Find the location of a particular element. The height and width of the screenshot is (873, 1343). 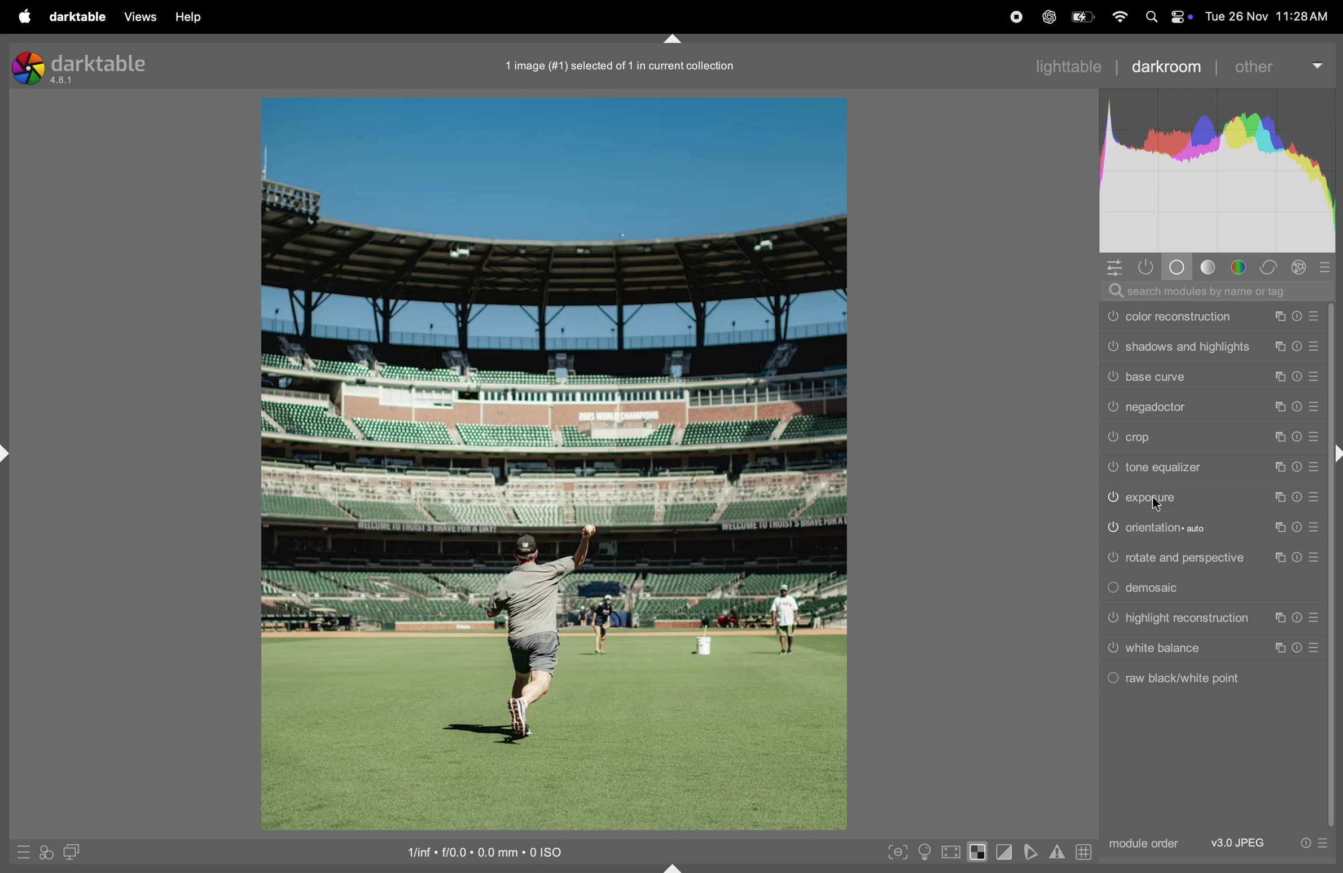

reset presets is located at coordinates (1299, 407).